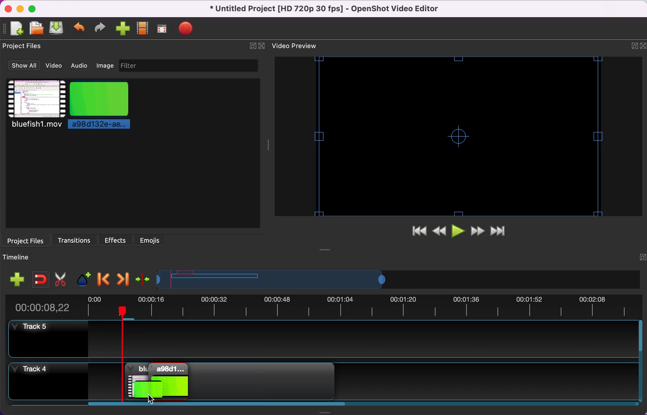 Image resolution: width=647 pixels, height=415 pixels. What do you see at coordinates (103, 278) in the screenshot?
I see `previous marker` at bounding box center [103, 278].